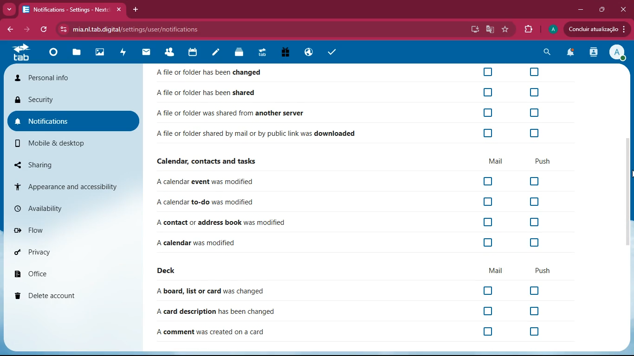 The height and width of the screenshot is (356, 634). I want to click on tab, so click(20, 53).